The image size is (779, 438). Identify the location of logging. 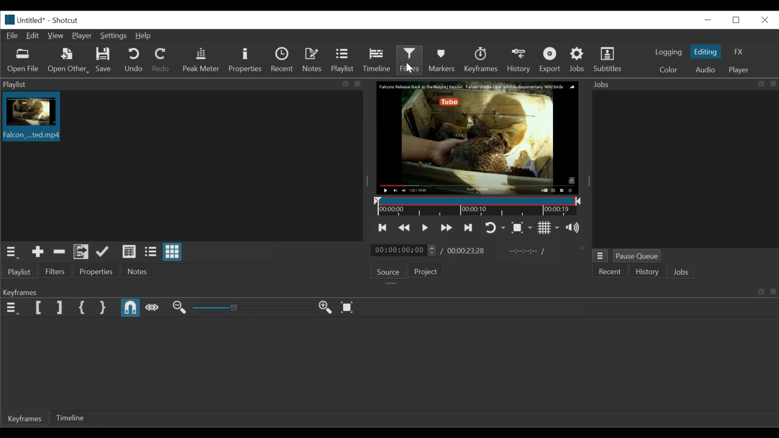
(668, 53).